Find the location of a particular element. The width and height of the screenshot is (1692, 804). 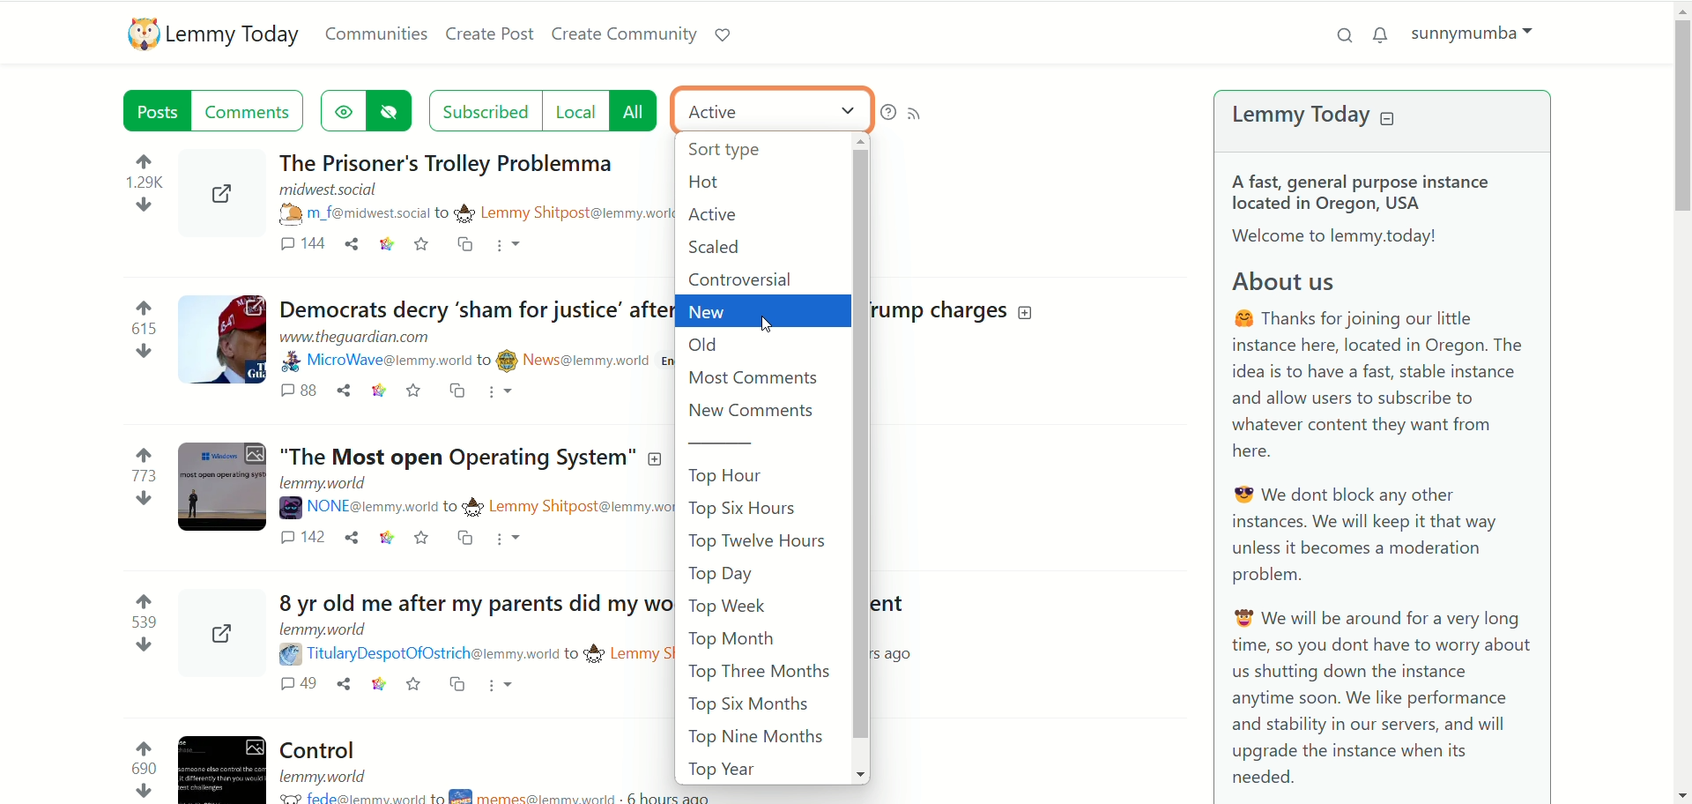

communities is located at coordinates (377, 32).